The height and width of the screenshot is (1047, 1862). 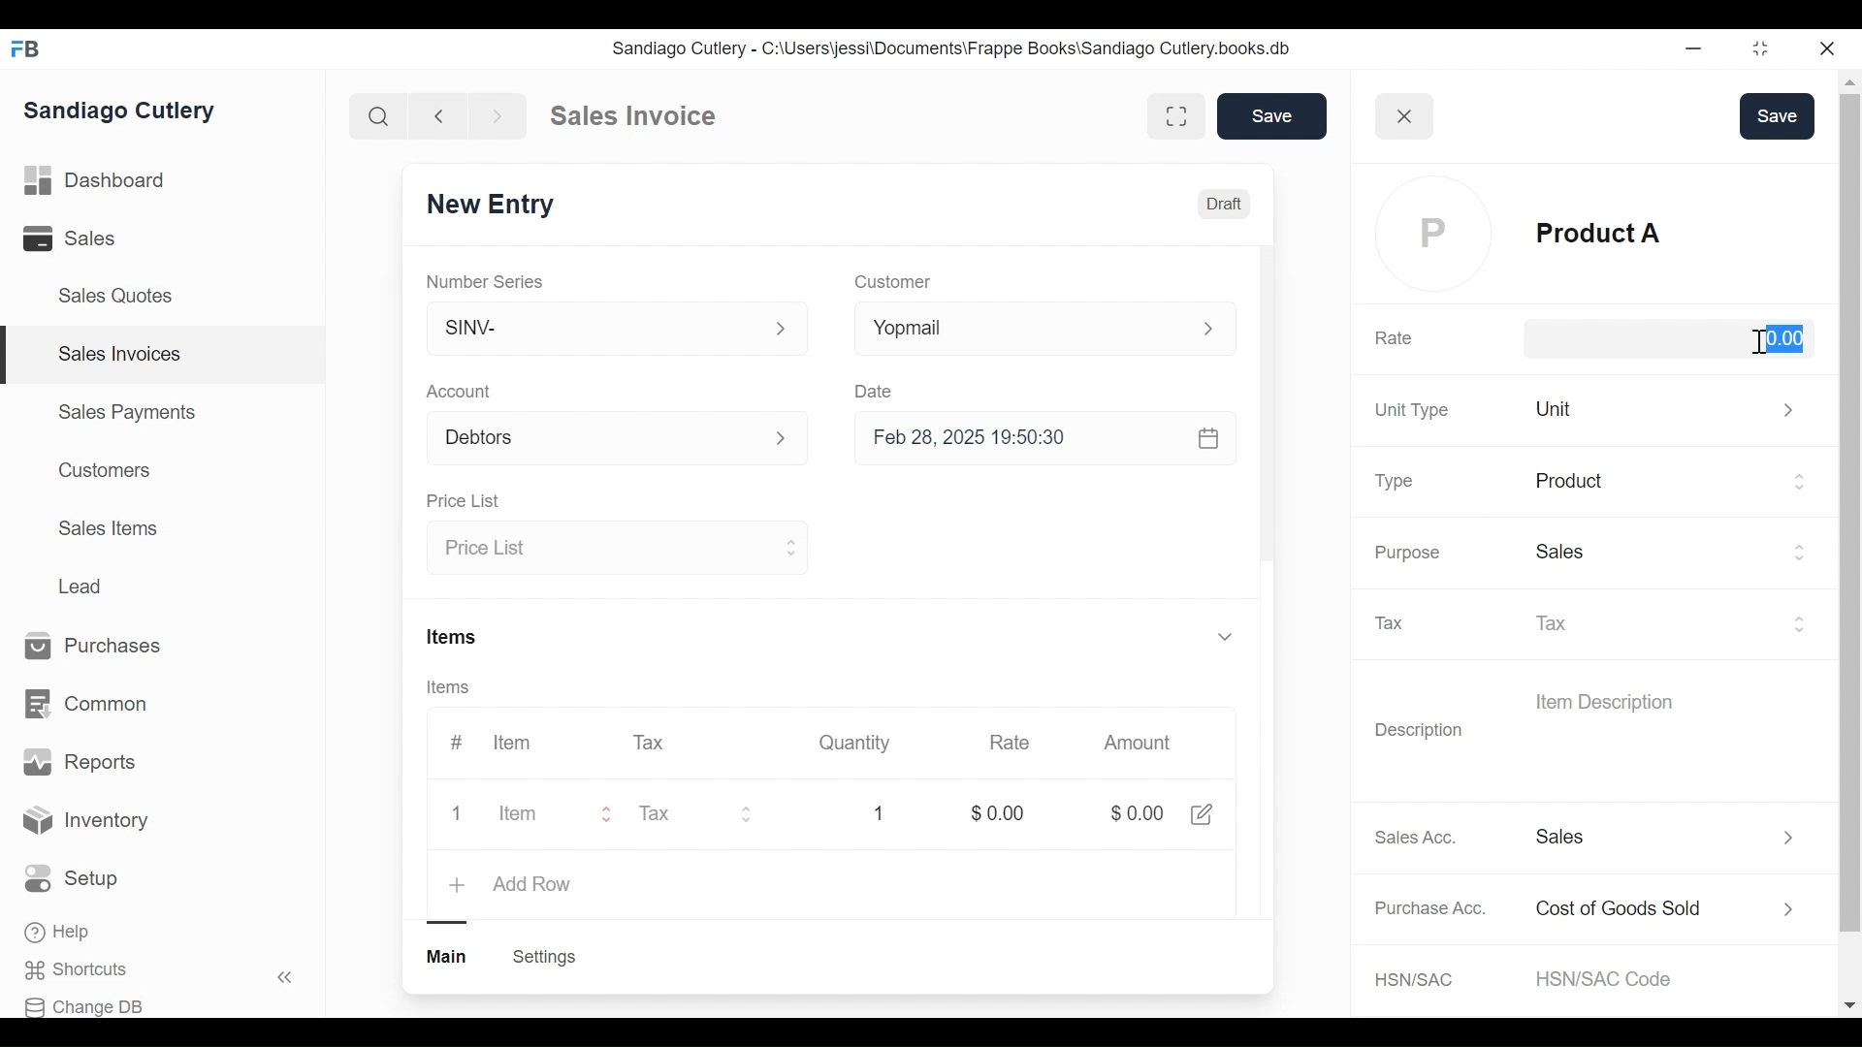 I want to click on Help, so click(x=59, y=932).